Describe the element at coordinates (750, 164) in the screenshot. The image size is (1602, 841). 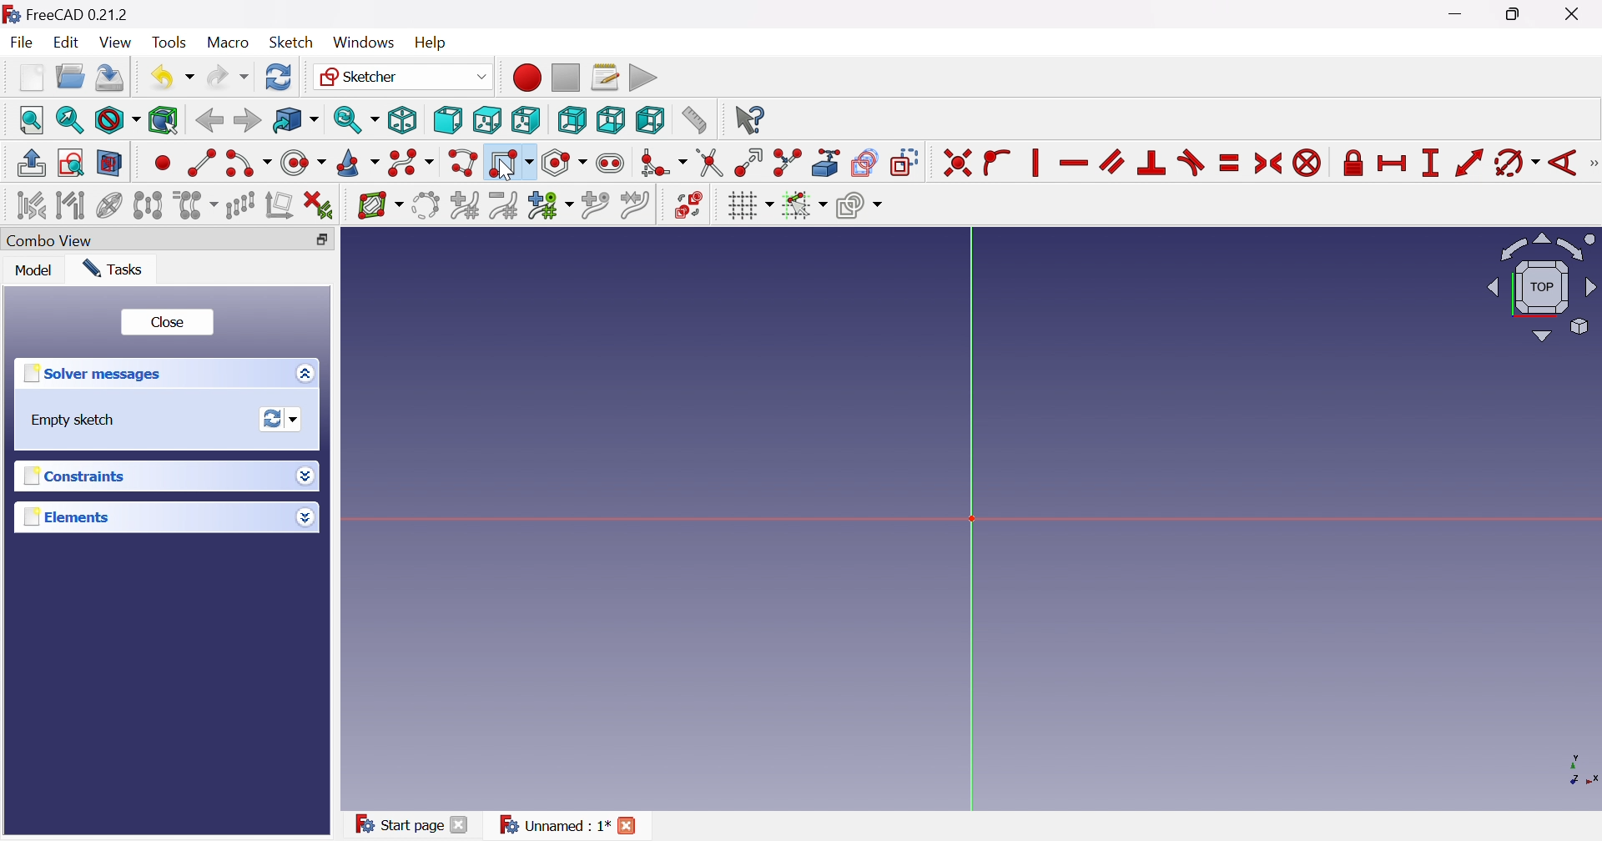
I see `Extend edge` at that location.